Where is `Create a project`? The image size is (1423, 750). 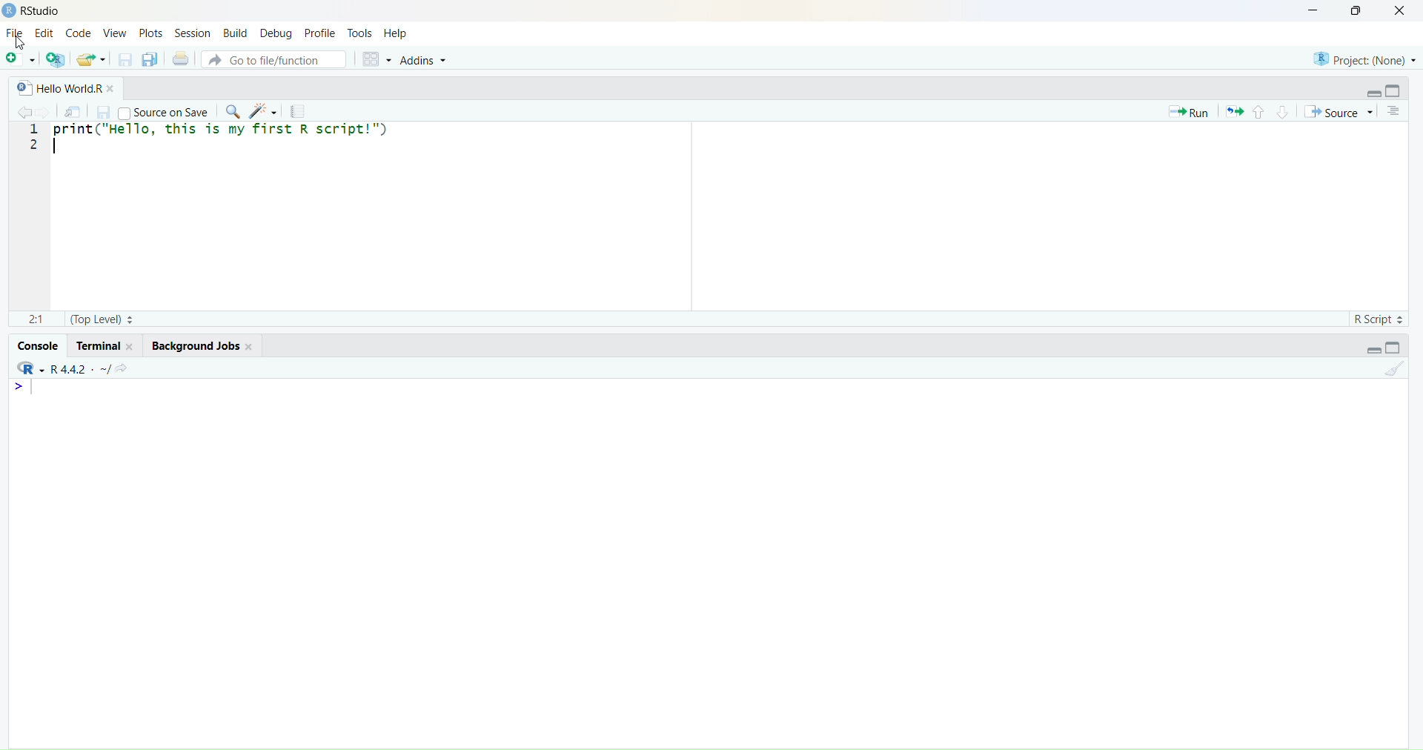 Create a project is located at coordinates (55, 59).